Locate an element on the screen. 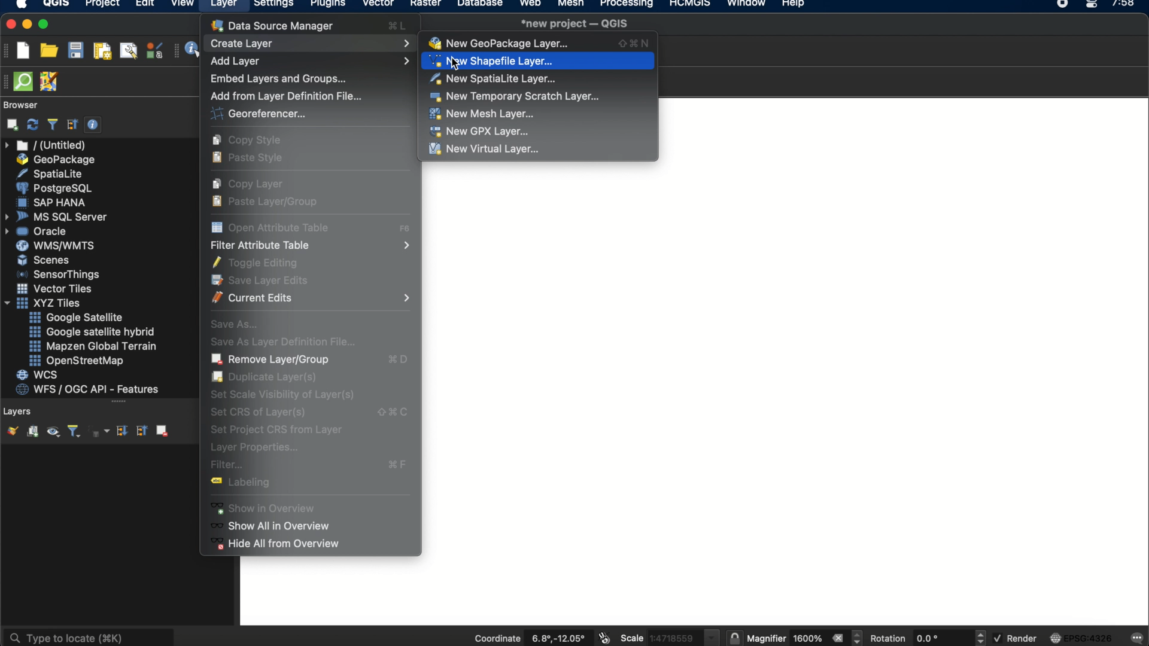 This screenshot has width=1149, height=646. filter browser is located at coordinates (52, 124).